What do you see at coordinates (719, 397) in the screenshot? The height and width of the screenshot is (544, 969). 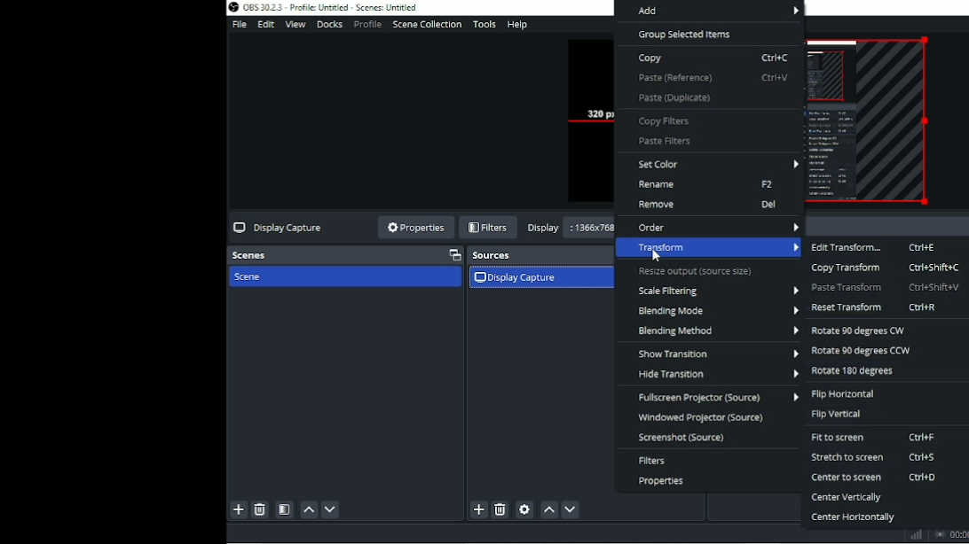 I see `Fullscreen projector` at bounding box center [719, 397].